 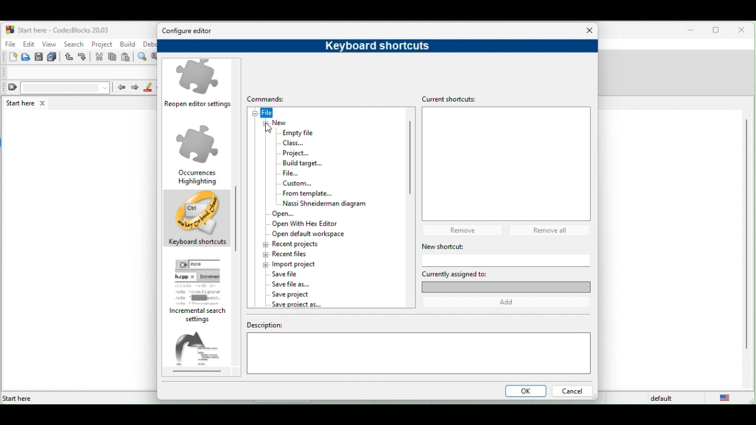 I want to click on close, so click(x=744, y=31).